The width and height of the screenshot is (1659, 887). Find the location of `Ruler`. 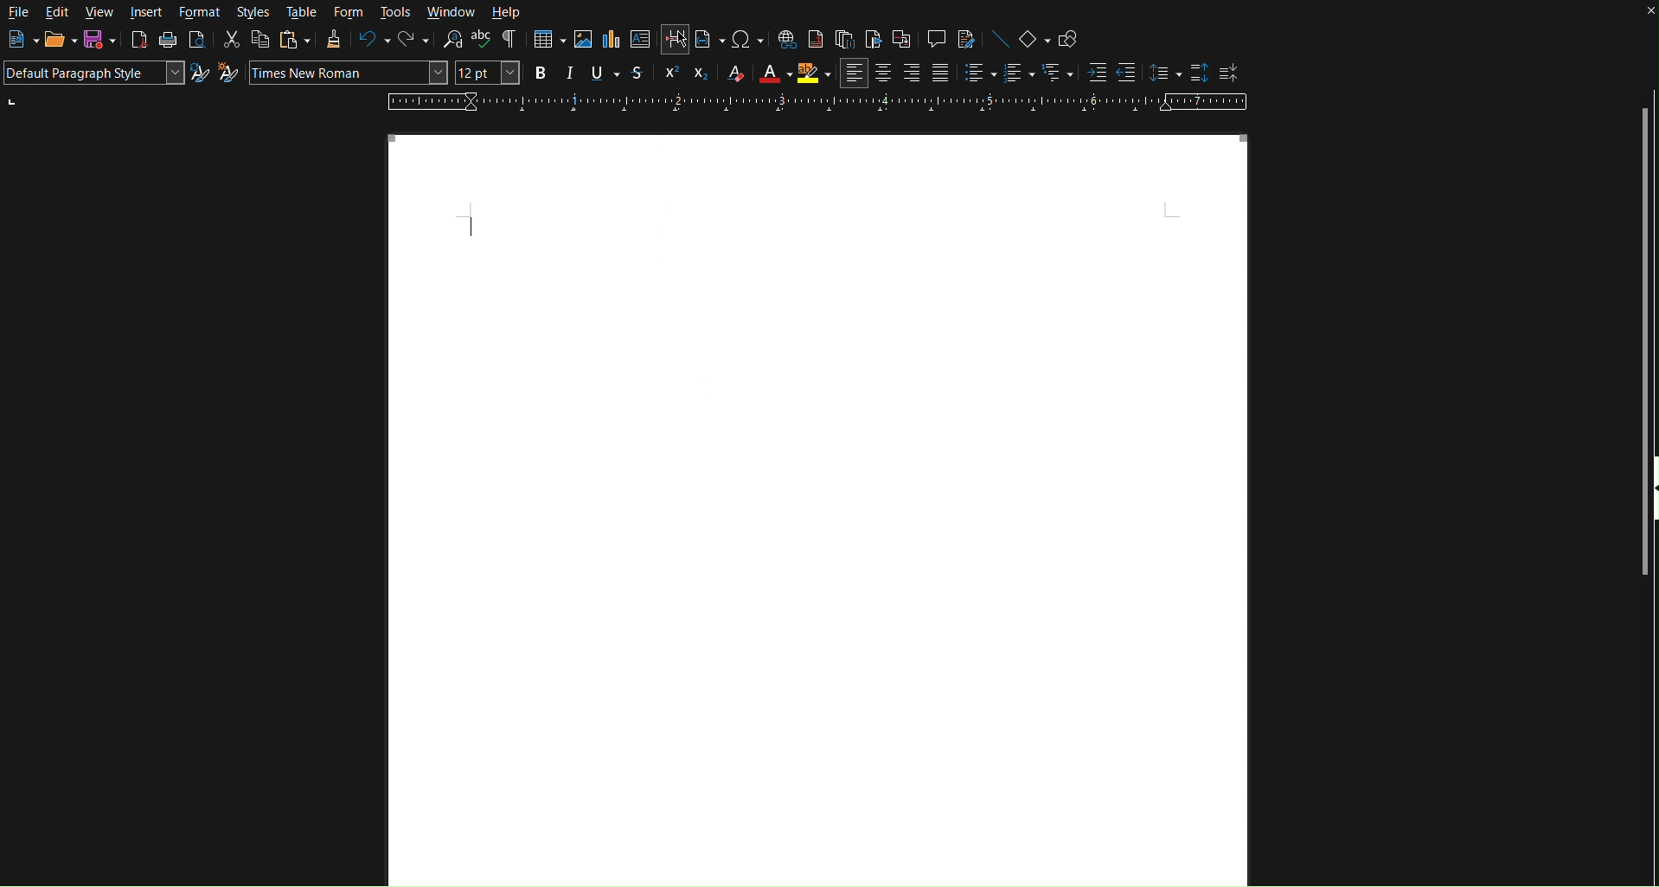

Ruler is located at coordinates (815, 103).